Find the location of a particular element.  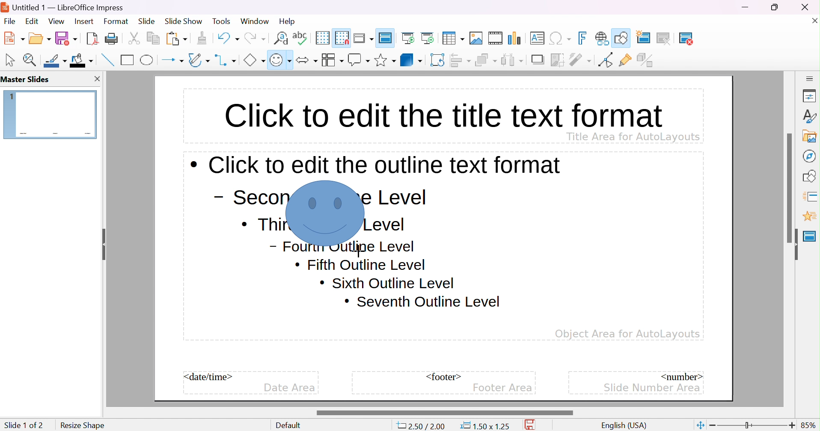

open is located at coordinates (41, 37).